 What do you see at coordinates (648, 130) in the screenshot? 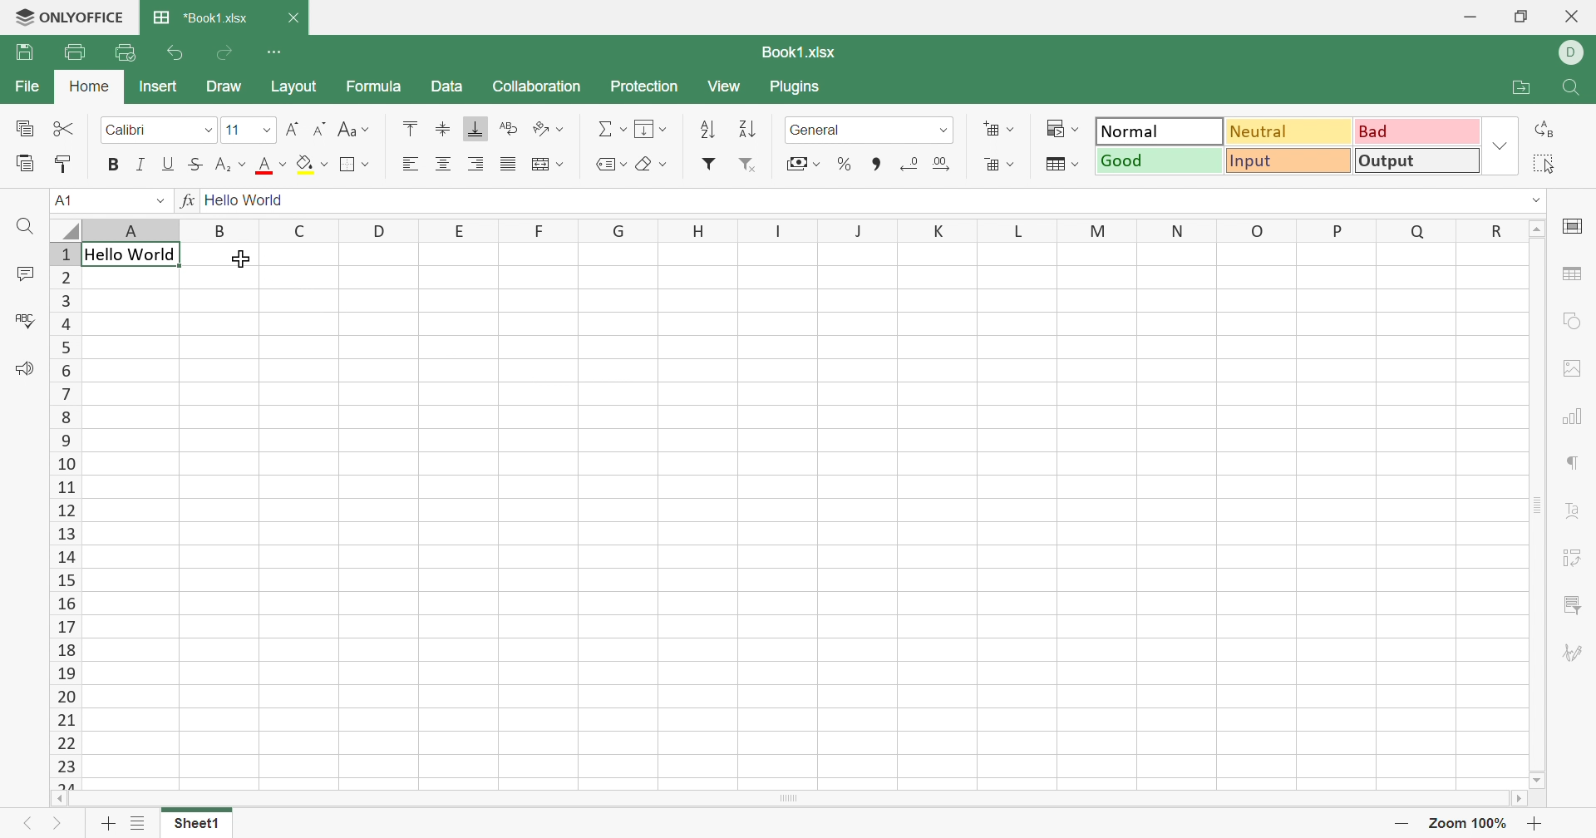
I see `Fill` at bounding box center [648, 130].